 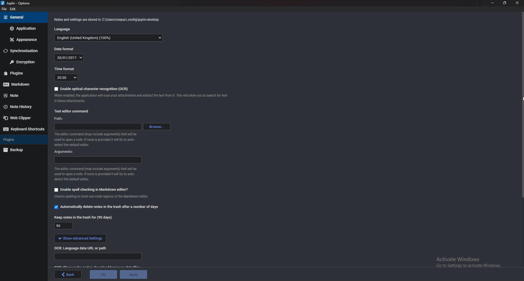 I want to click on Synchronization, so click(x=22, y=50).